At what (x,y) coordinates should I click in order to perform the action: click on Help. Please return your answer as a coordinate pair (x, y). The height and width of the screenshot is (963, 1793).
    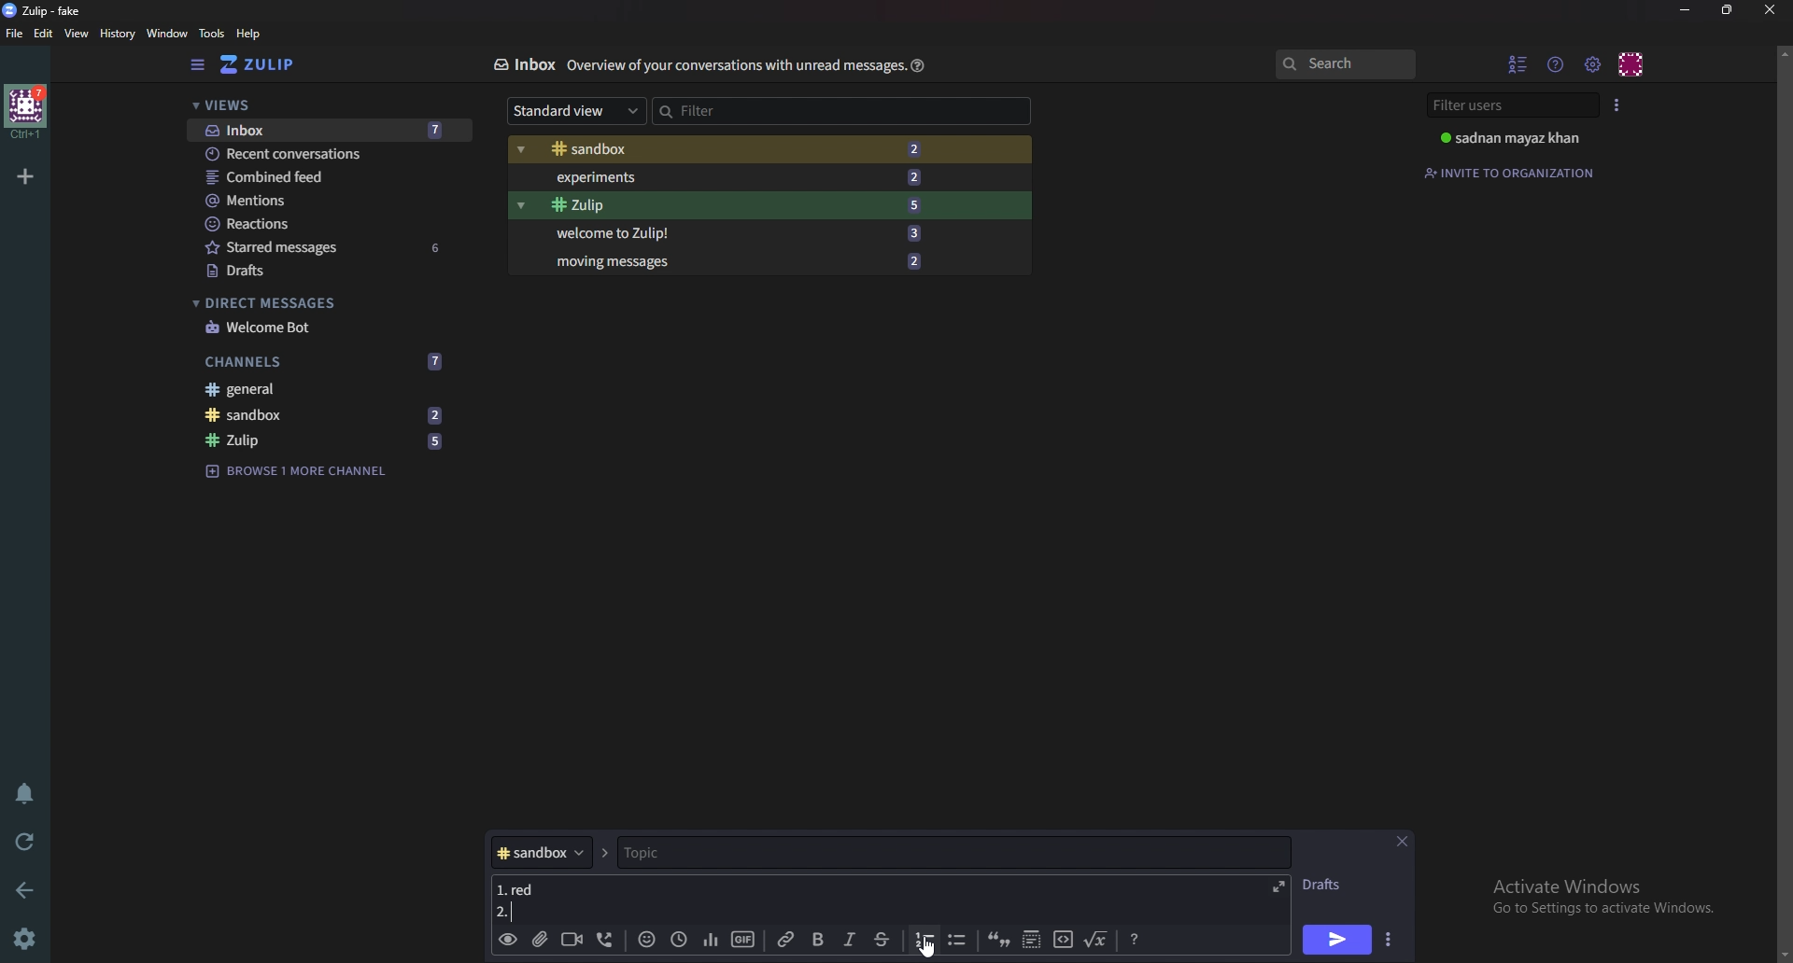
    Looking at the image, I should click on (915, 65).